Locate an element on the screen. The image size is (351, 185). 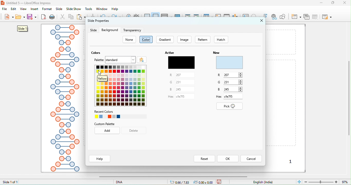
redo is located at coordinates (116, 17).